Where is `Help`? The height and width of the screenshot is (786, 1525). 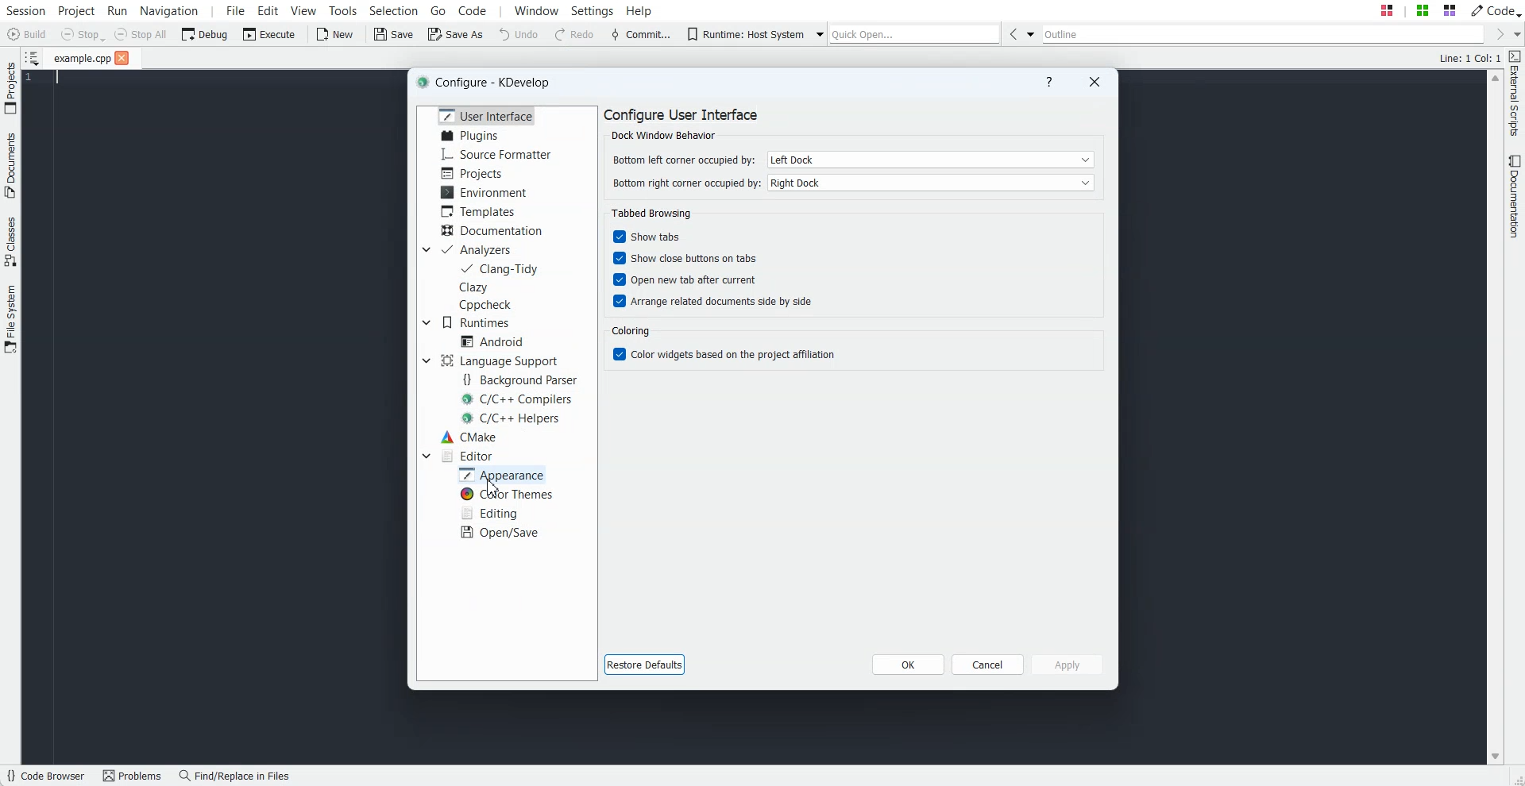 Help is located at coordinates (639, 10).